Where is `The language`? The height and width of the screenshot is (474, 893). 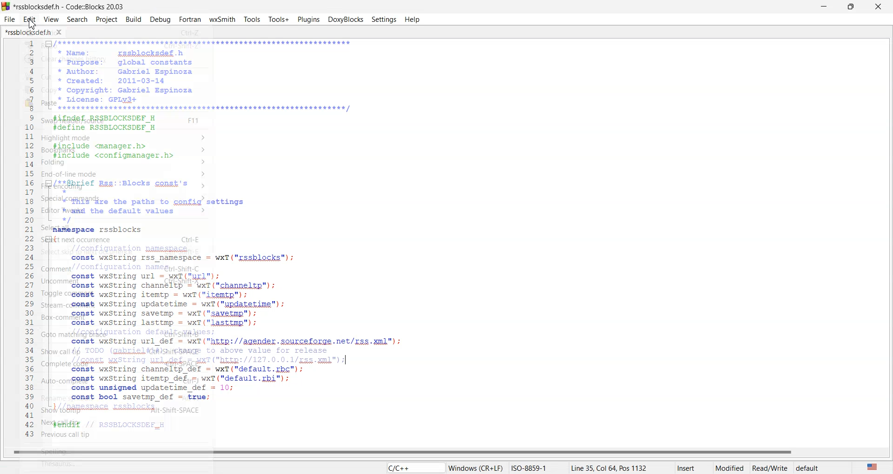 The language is located at coordinates (872, 467).